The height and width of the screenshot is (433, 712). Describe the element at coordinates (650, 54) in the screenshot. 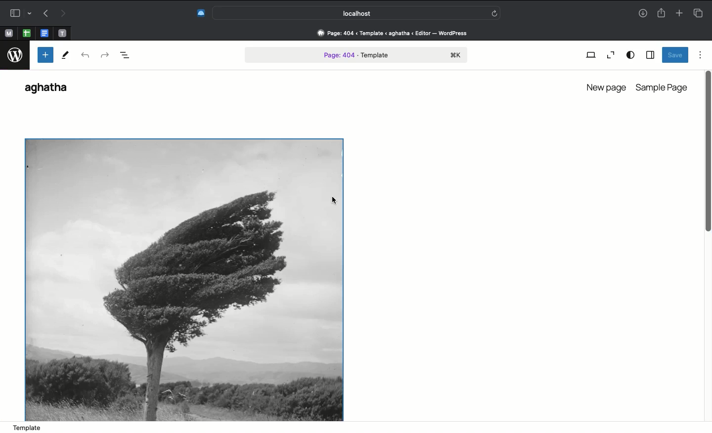

I see `Sidebar` at that location.